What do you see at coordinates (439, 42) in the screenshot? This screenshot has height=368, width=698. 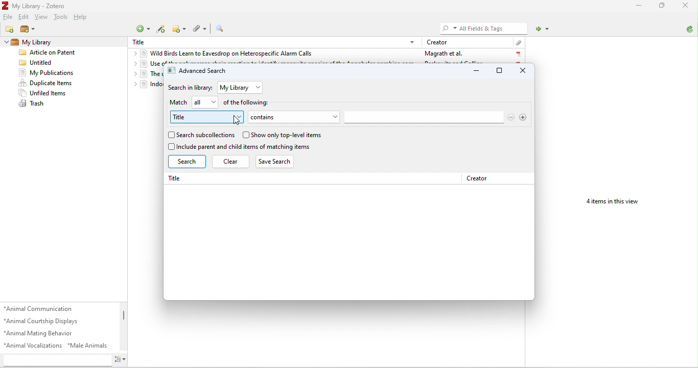 I see `creator` at bounding box center [439, 42].